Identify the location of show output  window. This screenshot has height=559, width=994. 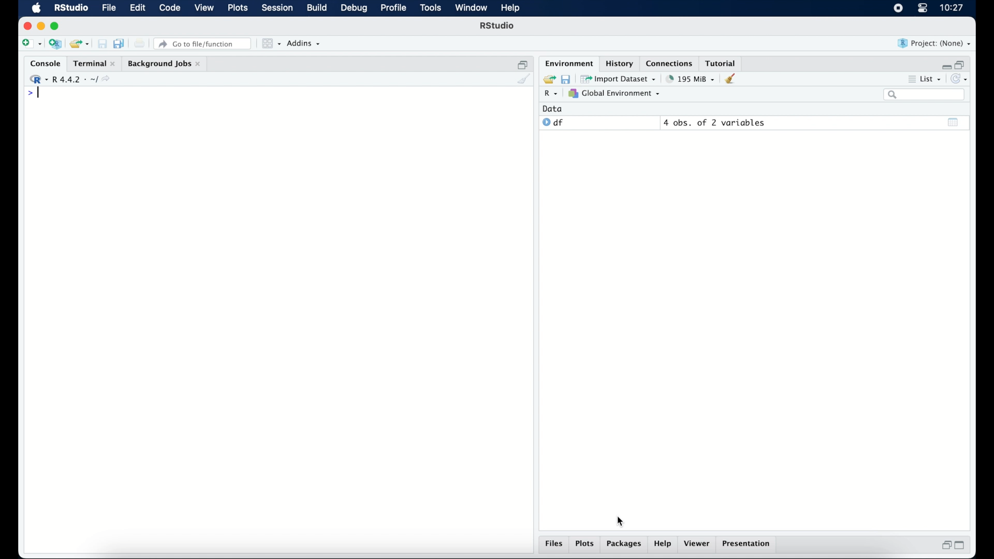
(954, 122).